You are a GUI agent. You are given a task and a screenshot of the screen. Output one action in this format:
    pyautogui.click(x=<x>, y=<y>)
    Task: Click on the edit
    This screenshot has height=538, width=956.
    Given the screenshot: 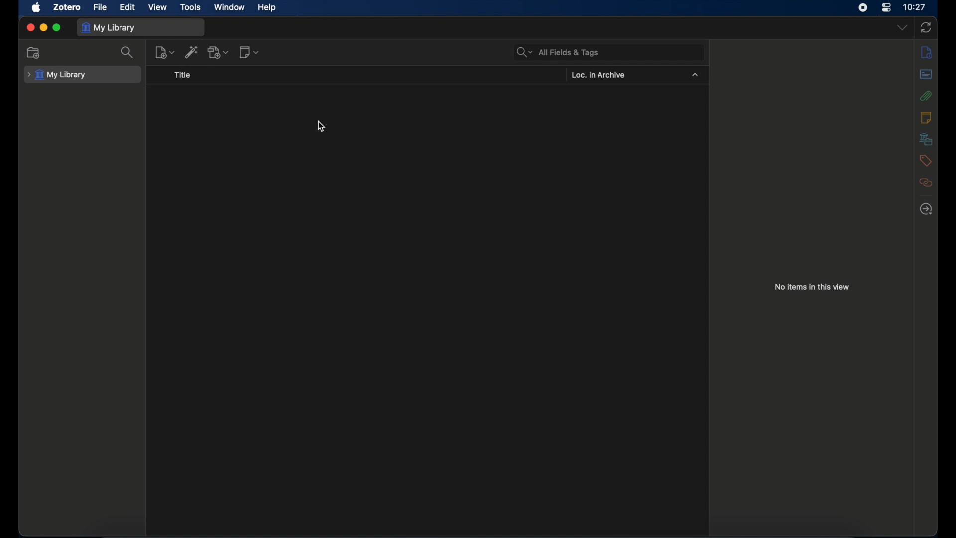 What is the action you would take?
    pyautogui.click(x=128, y=7)
    